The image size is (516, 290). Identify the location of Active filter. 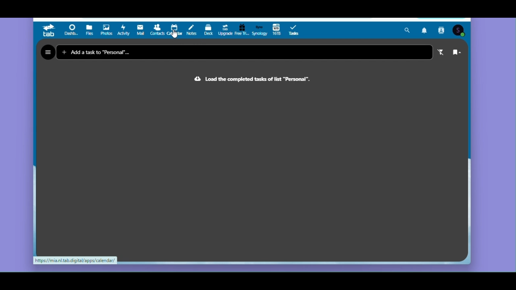
(439, 53).